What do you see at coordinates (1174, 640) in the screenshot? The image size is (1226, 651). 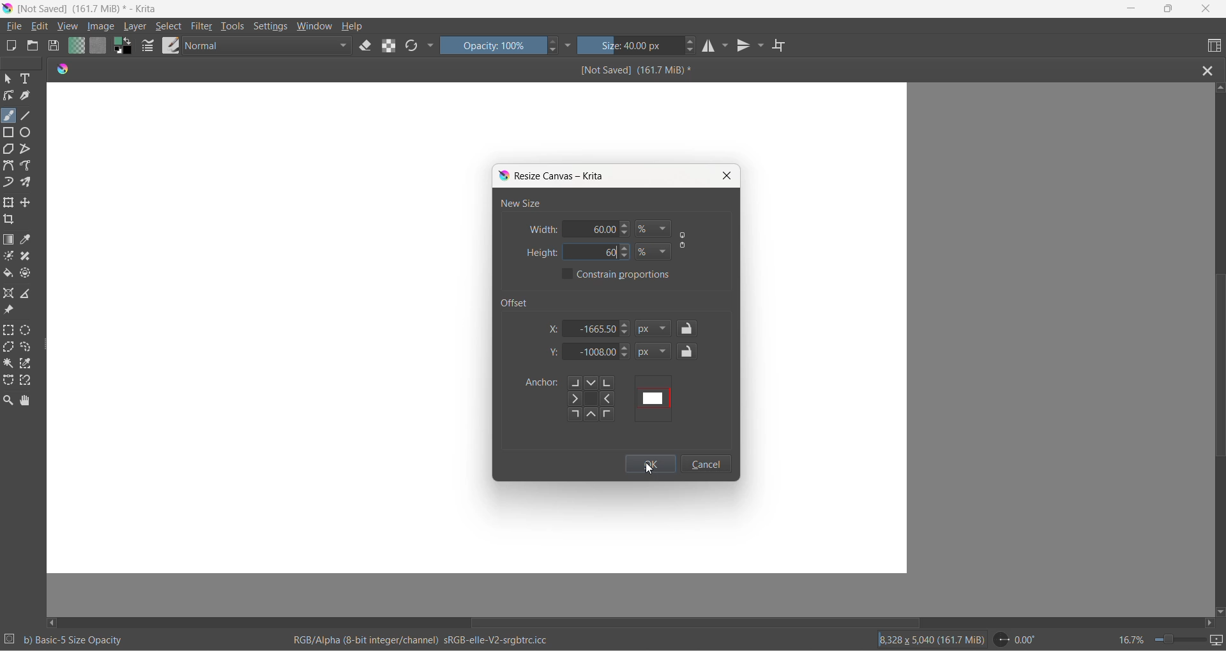 I see `zoom slider` at bounding box center [1174, 640].